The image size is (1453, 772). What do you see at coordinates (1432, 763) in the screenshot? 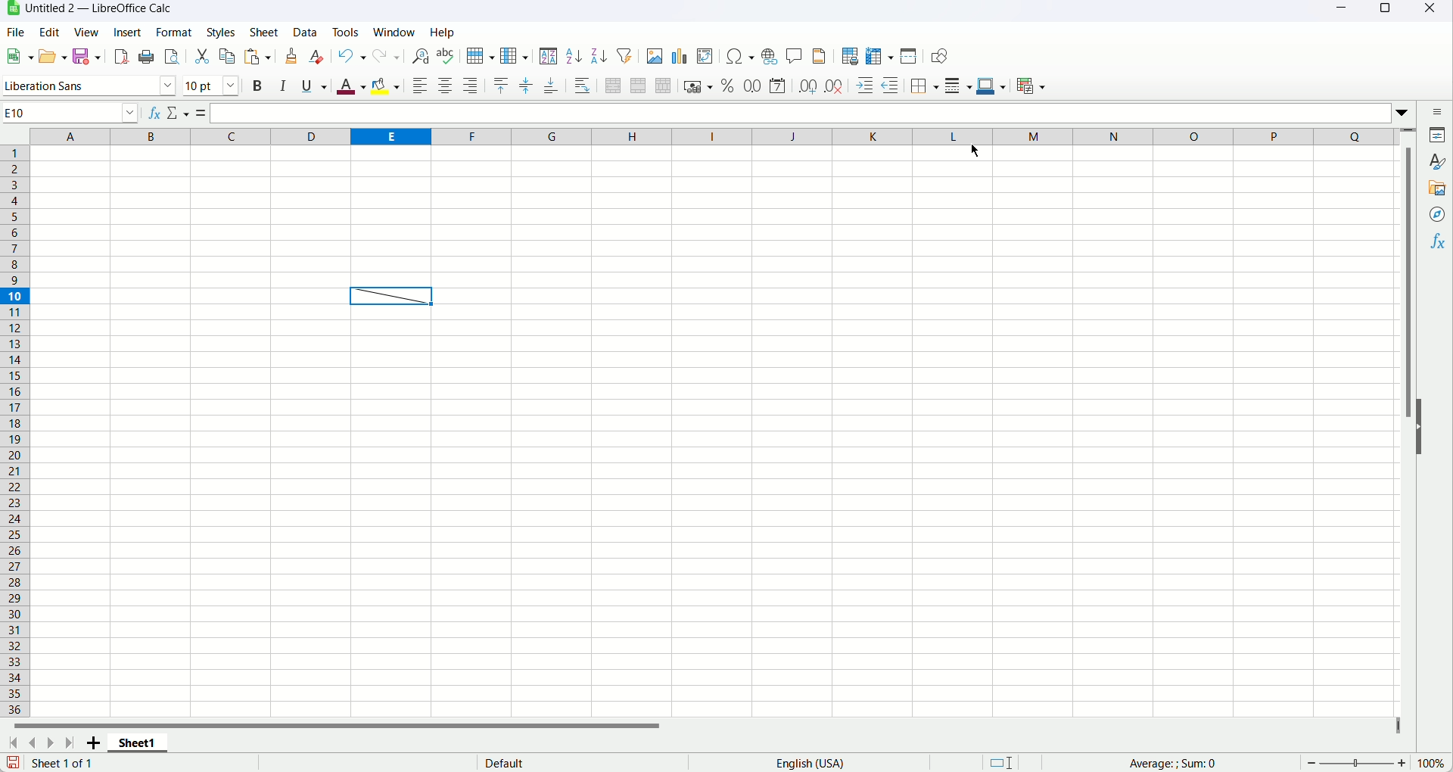
I see `Zoom percent` at bounding box center [1432, 763].